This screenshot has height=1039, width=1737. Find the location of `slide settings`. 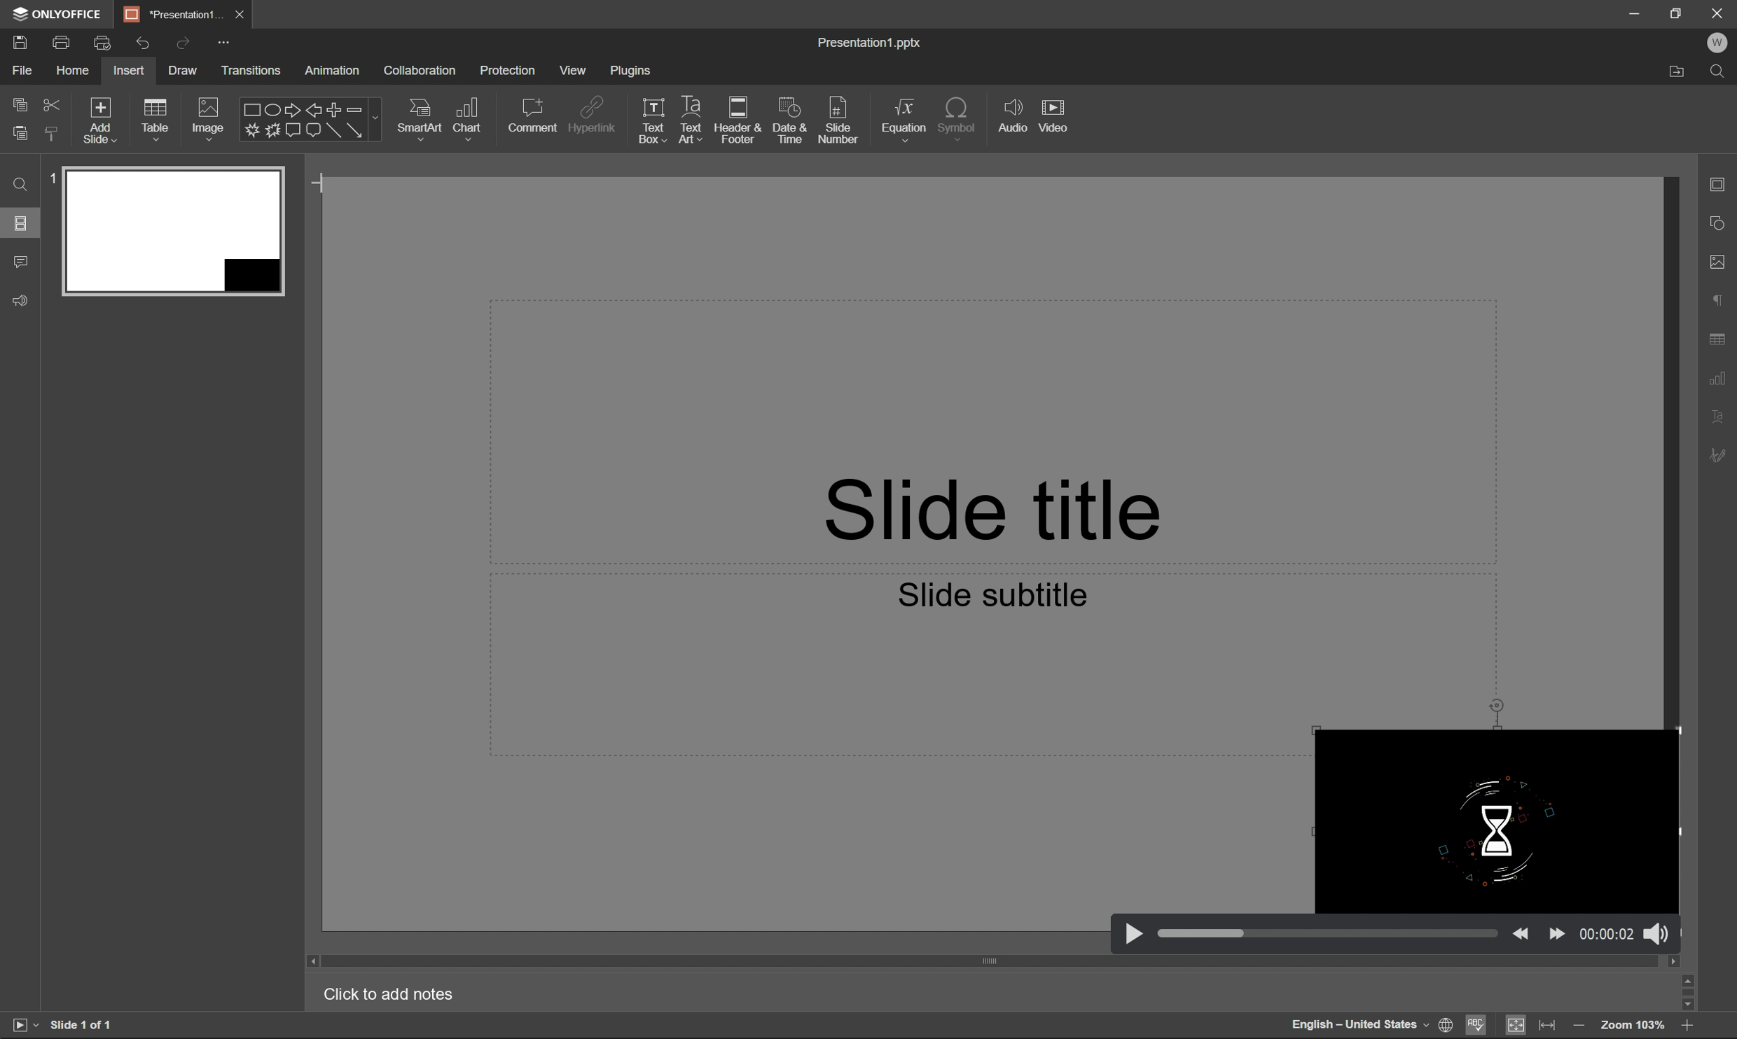

slide settings is located at coordinates (1721, 182).